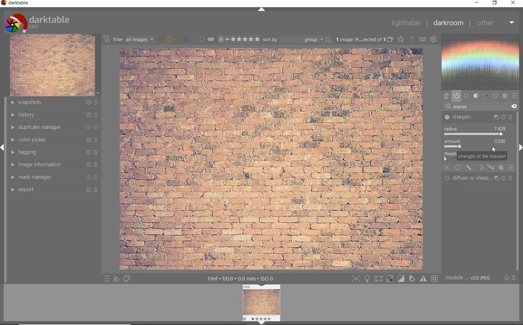  What do you see at coordinates (55, 115) in the screenshot?
I see `history` at bounding box center [55, 115].